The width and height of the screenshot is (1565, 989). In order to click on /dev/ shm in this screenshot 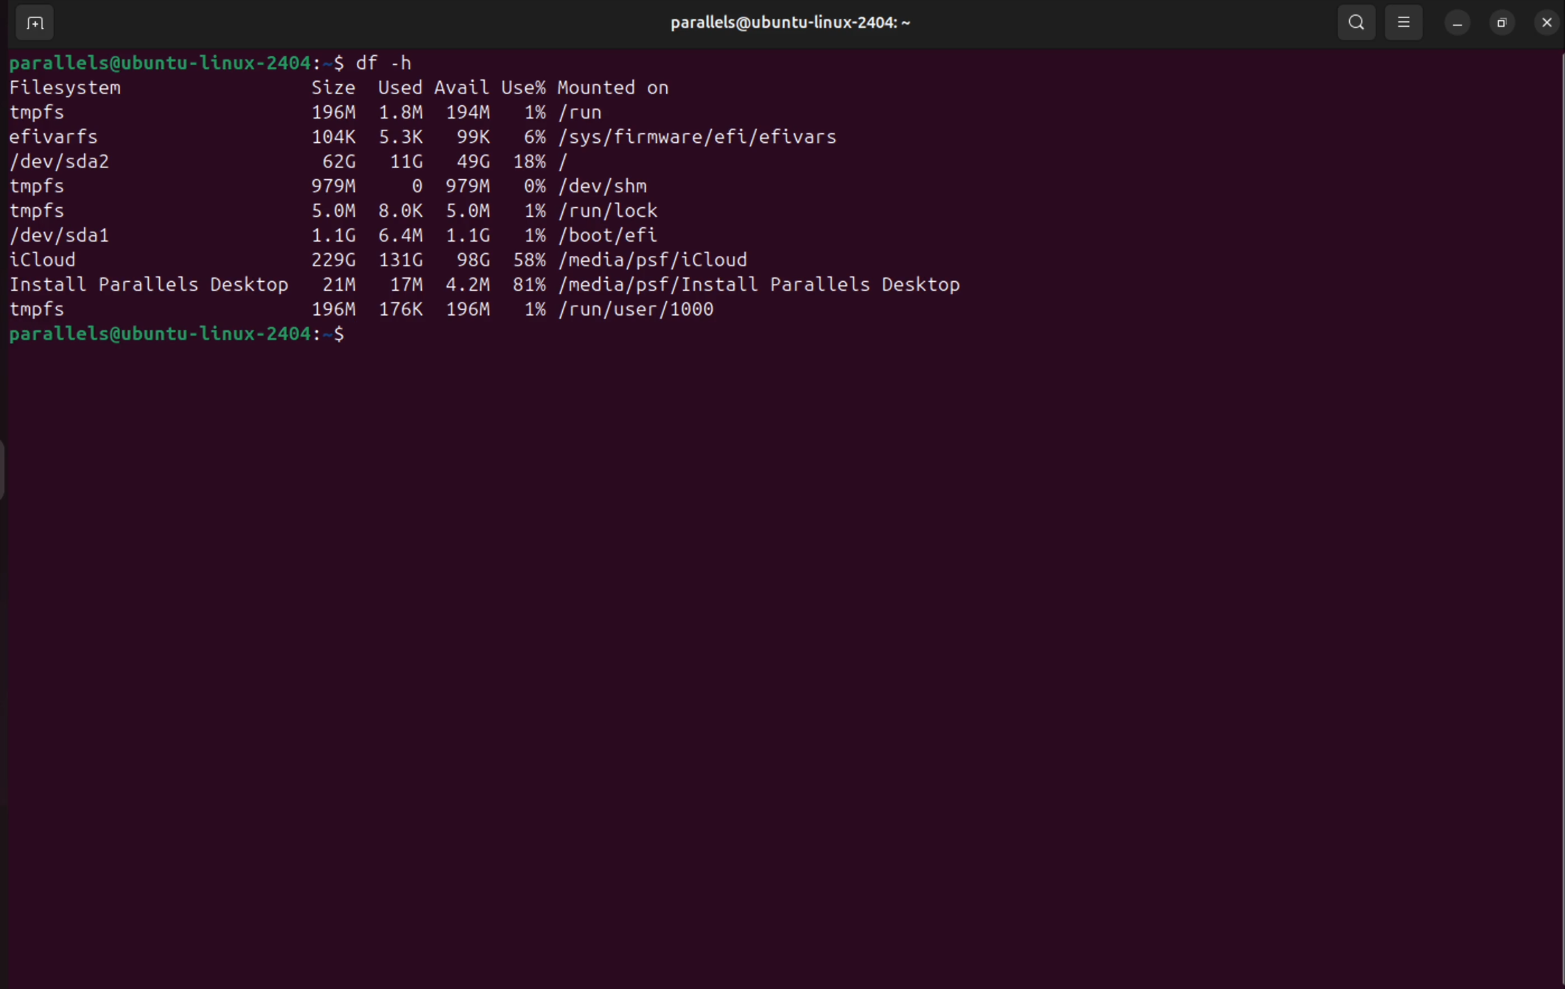, I will do `click(621, 187)`.